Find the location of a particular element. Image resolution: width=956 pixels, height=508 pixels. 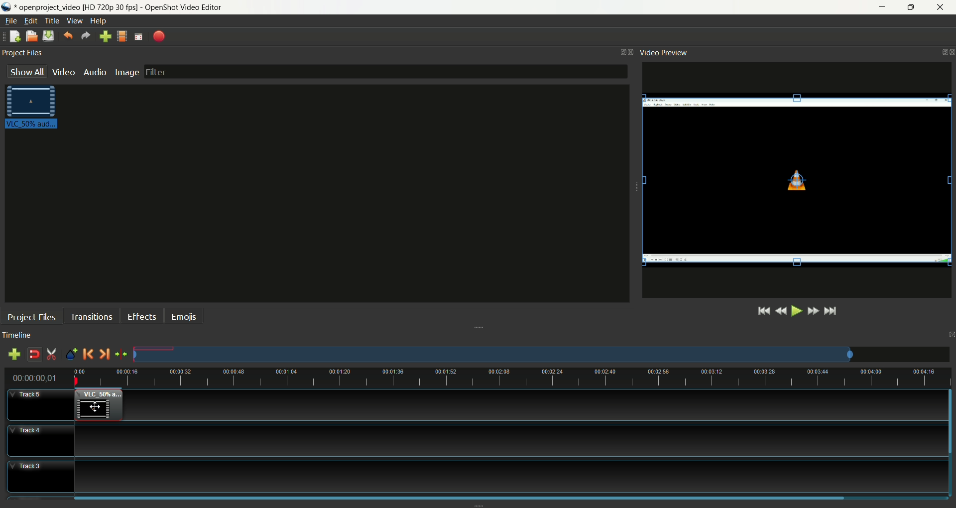

project files is located at coordinates (23, 55).